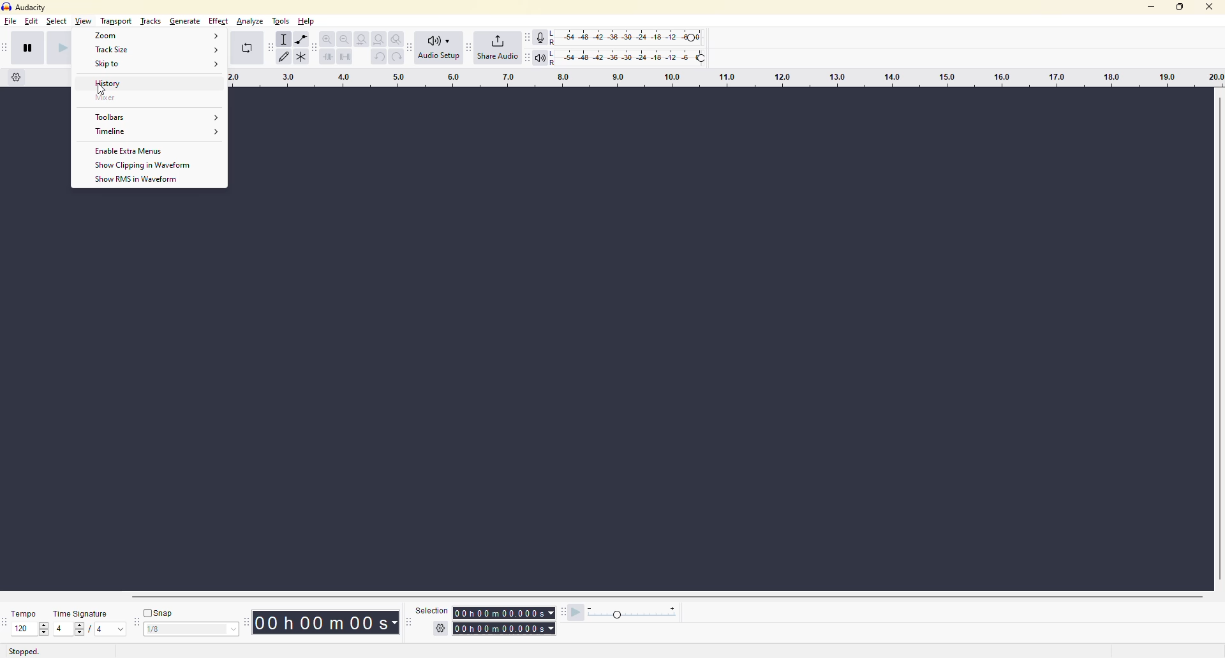 The image size is (1225, 658). Describe the element at coordinates (570, 611) in the screenshot. I see `play at speed` at that location.